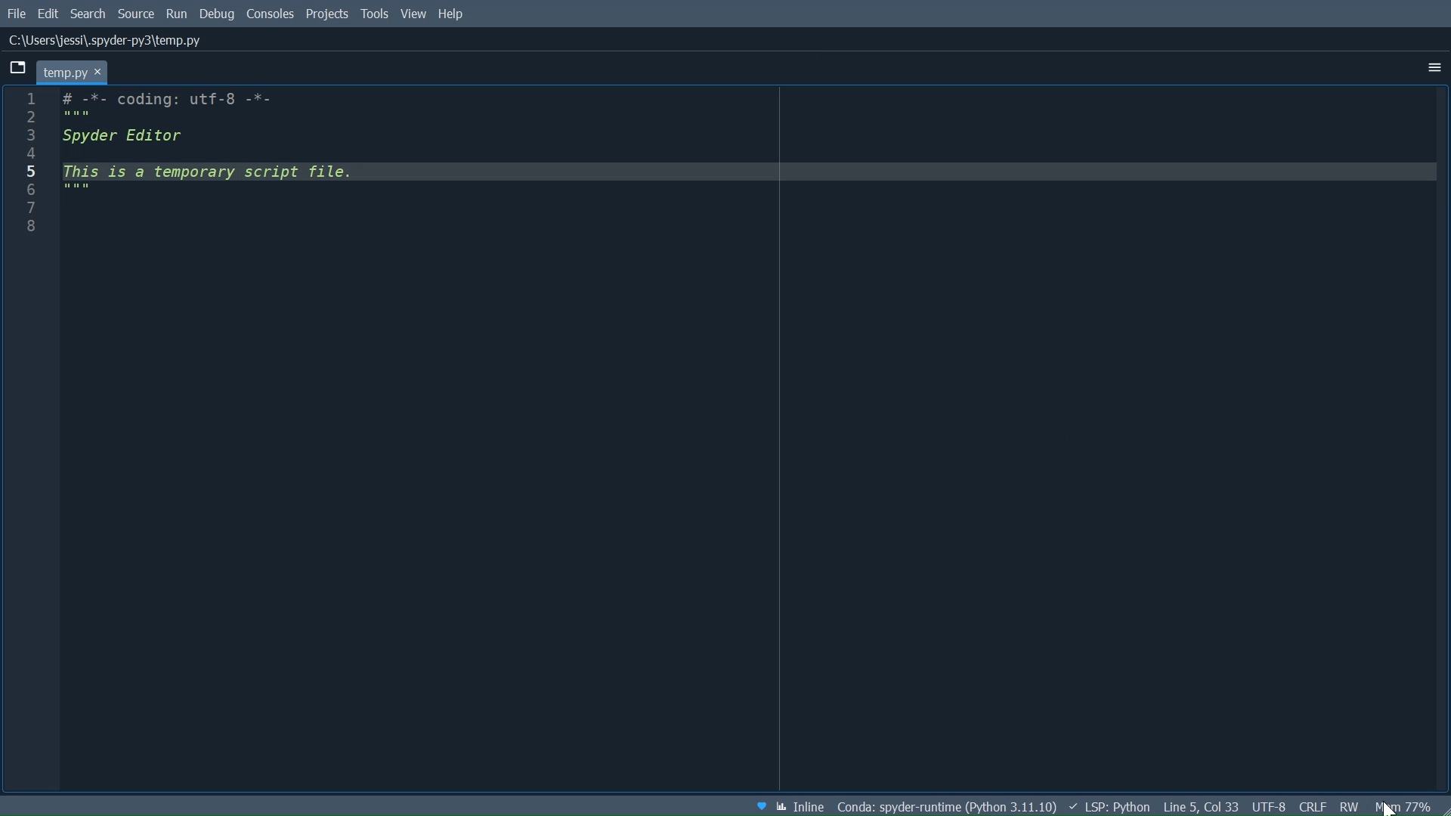 The height and width of the screenshot is (816, 1451). Describe the element at coordinates (1108, 807) in the screenshot. I see `LSP: Python` at that location.